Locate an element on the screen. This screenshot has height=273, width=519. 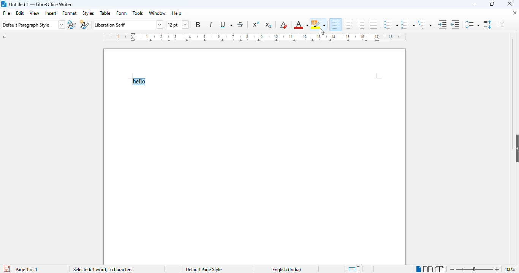
Default Paragraph Style is located at coordinates (31, 25).